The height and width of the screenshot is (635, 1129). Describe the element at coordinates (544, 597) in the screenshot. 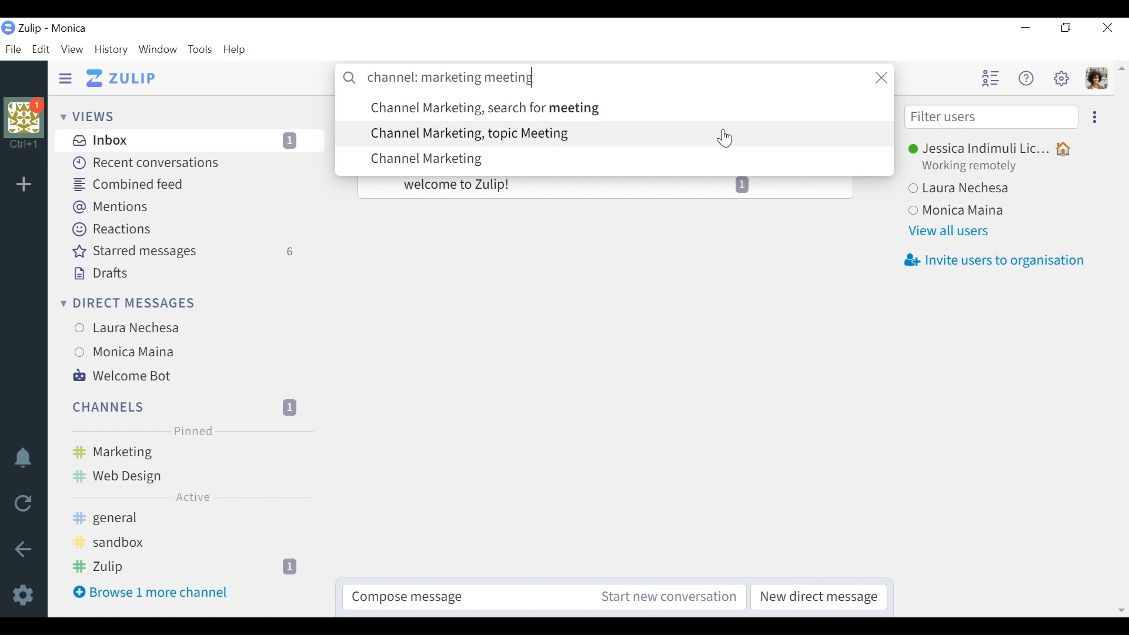

I see `Compose message Start new conversation` at that location.